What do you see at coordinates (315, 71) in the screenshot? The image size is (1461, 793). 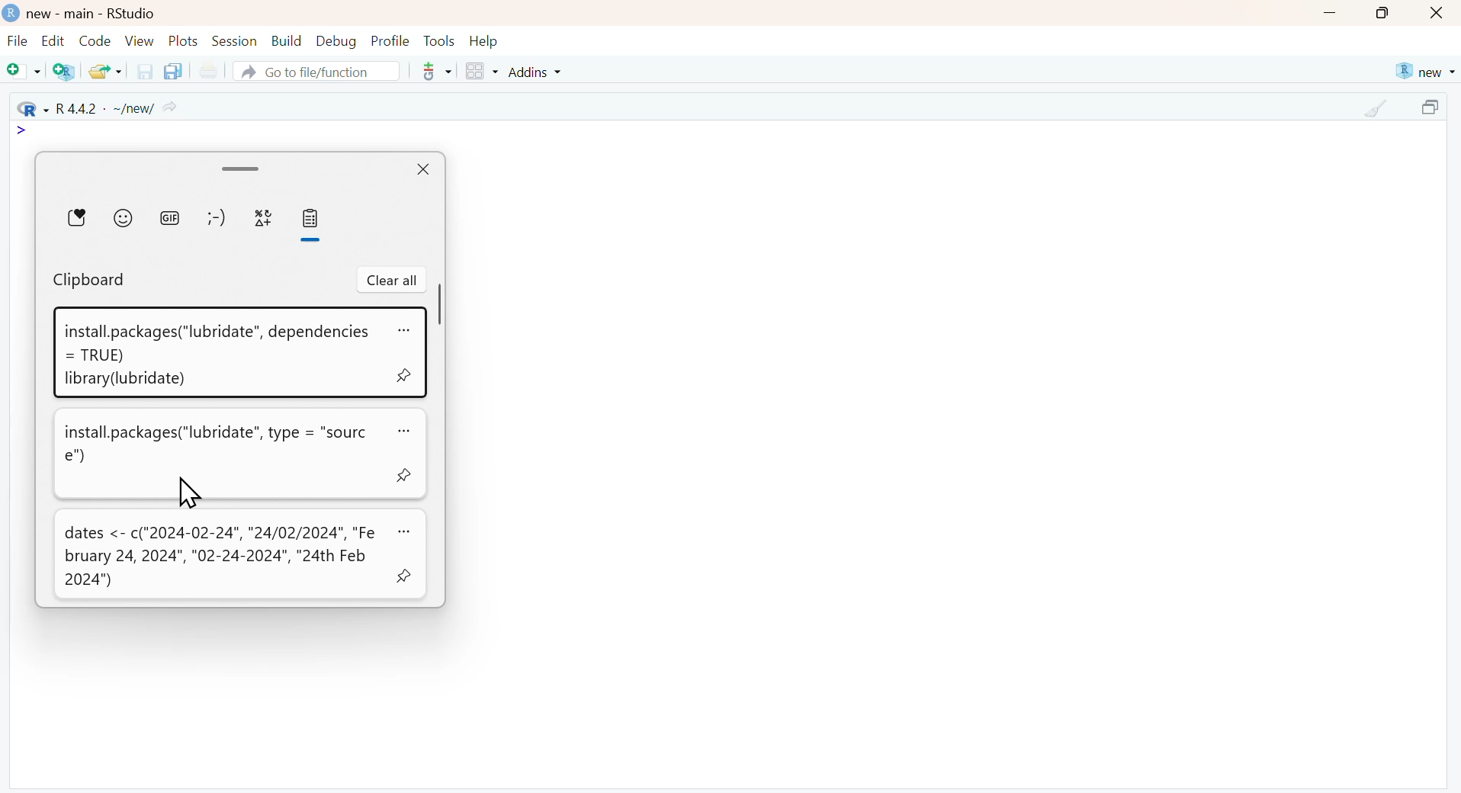 I see `Go to file/function` at bounding box center [315, 71].